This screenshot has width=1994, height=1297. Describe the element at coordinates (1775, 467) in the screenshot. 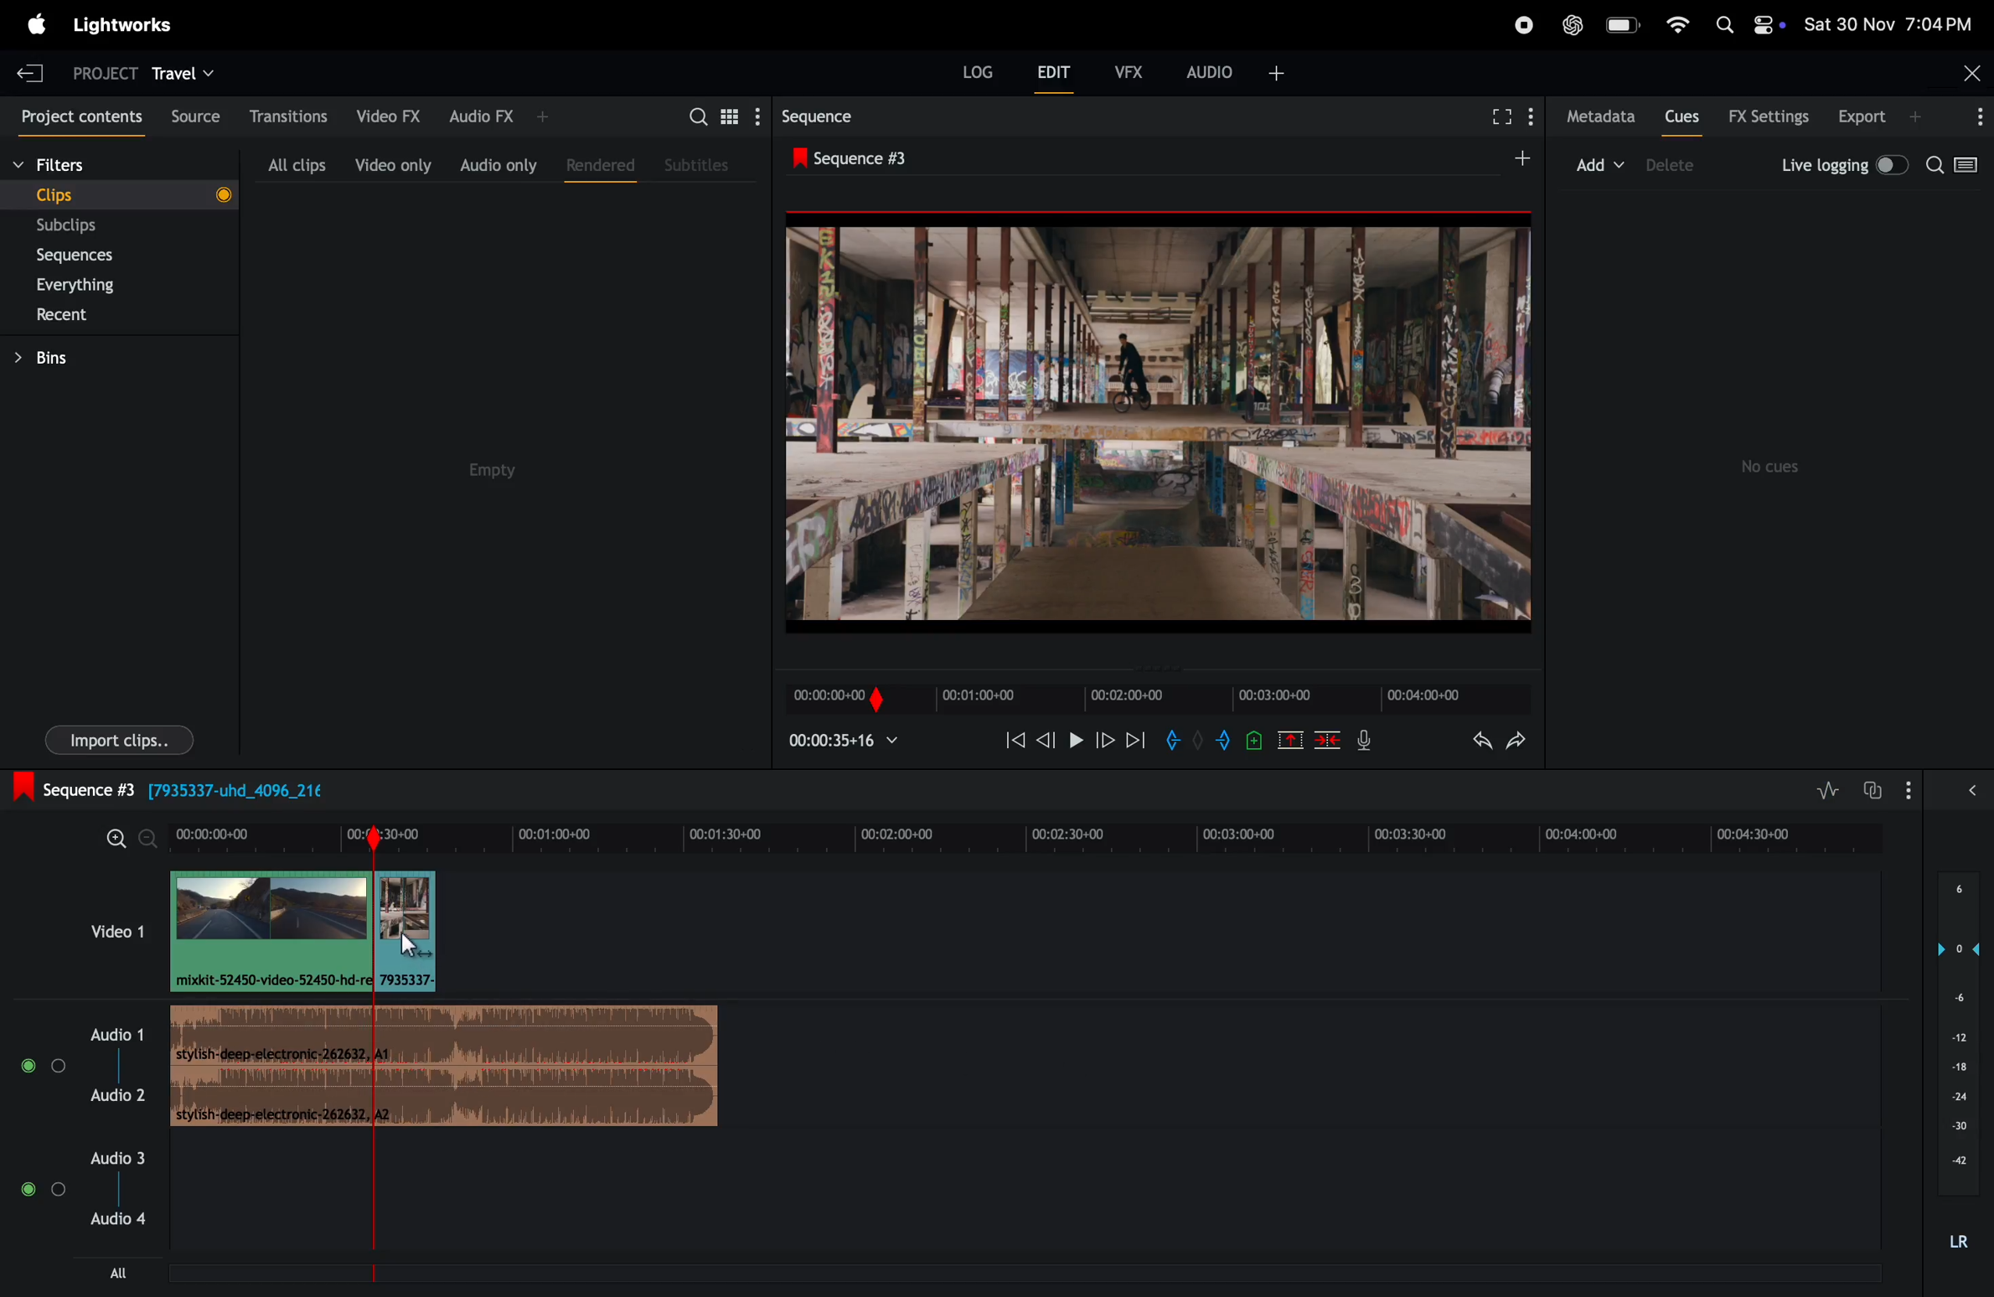

I see `no cues` at that location.